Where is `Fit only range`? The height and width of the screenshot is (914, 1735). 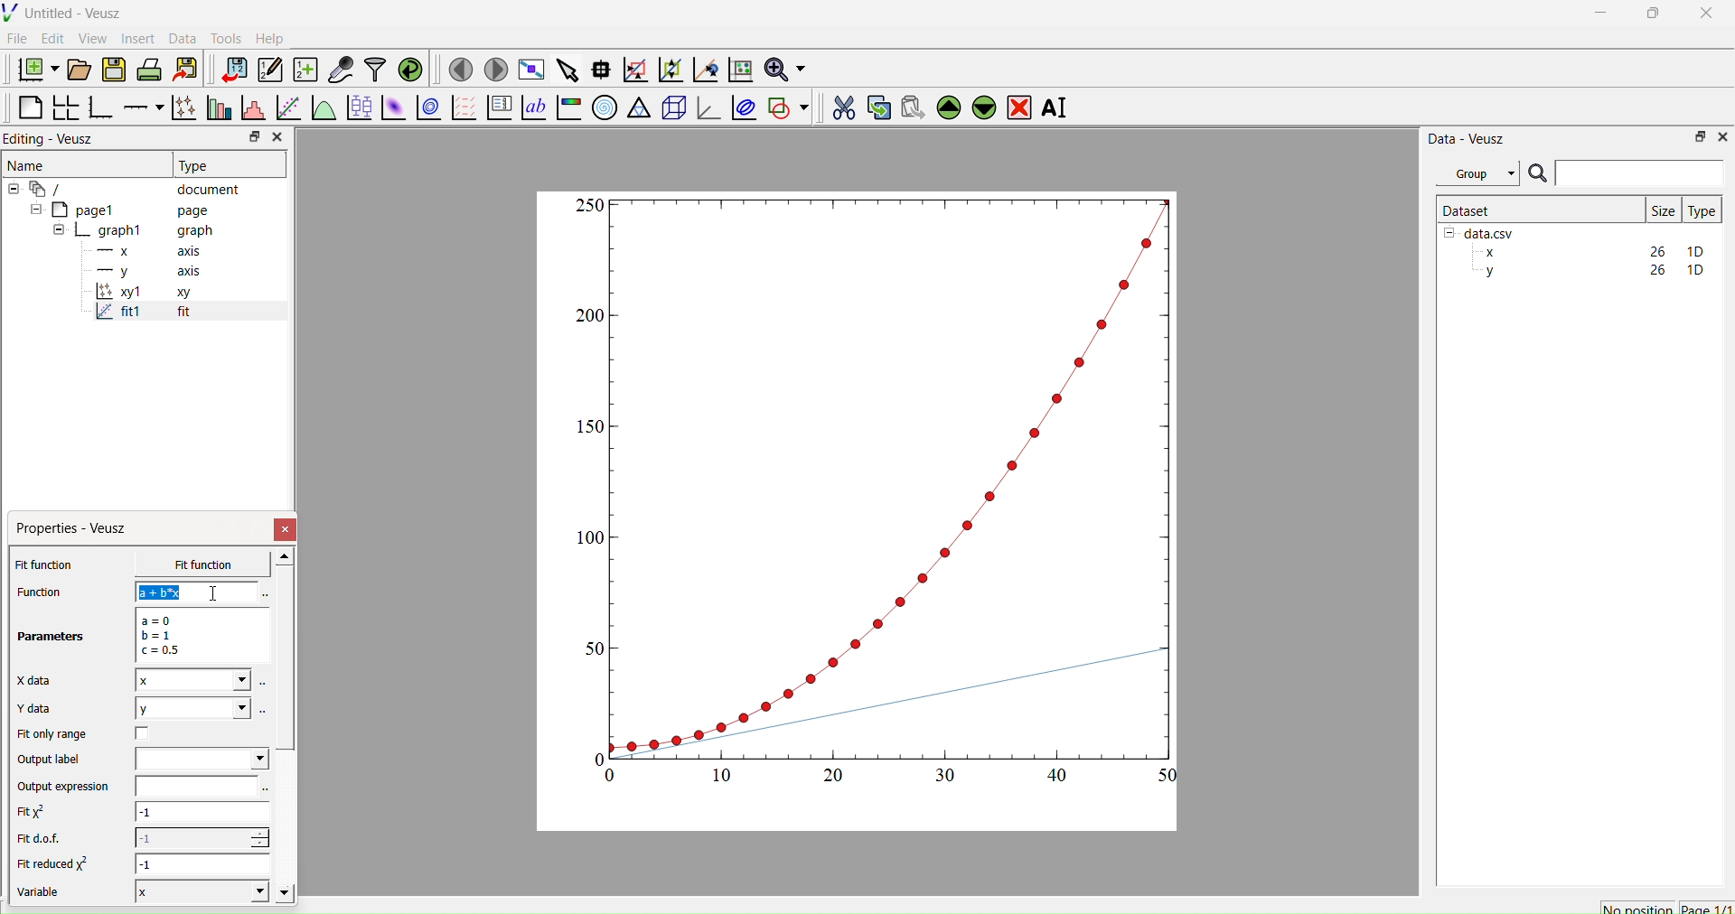 Fit only range is located at coordinates (52, 734).